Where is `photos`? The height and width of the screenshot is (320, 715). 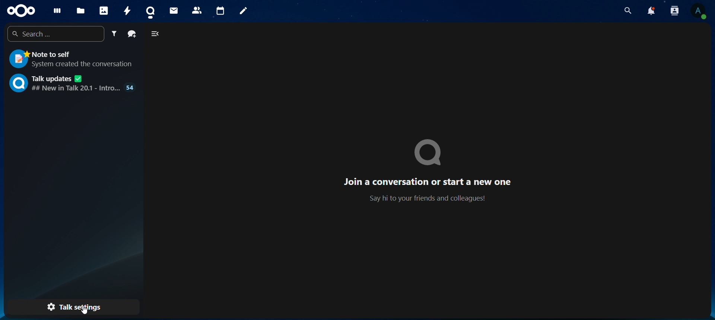 photos is located at coordinates (105, 9).